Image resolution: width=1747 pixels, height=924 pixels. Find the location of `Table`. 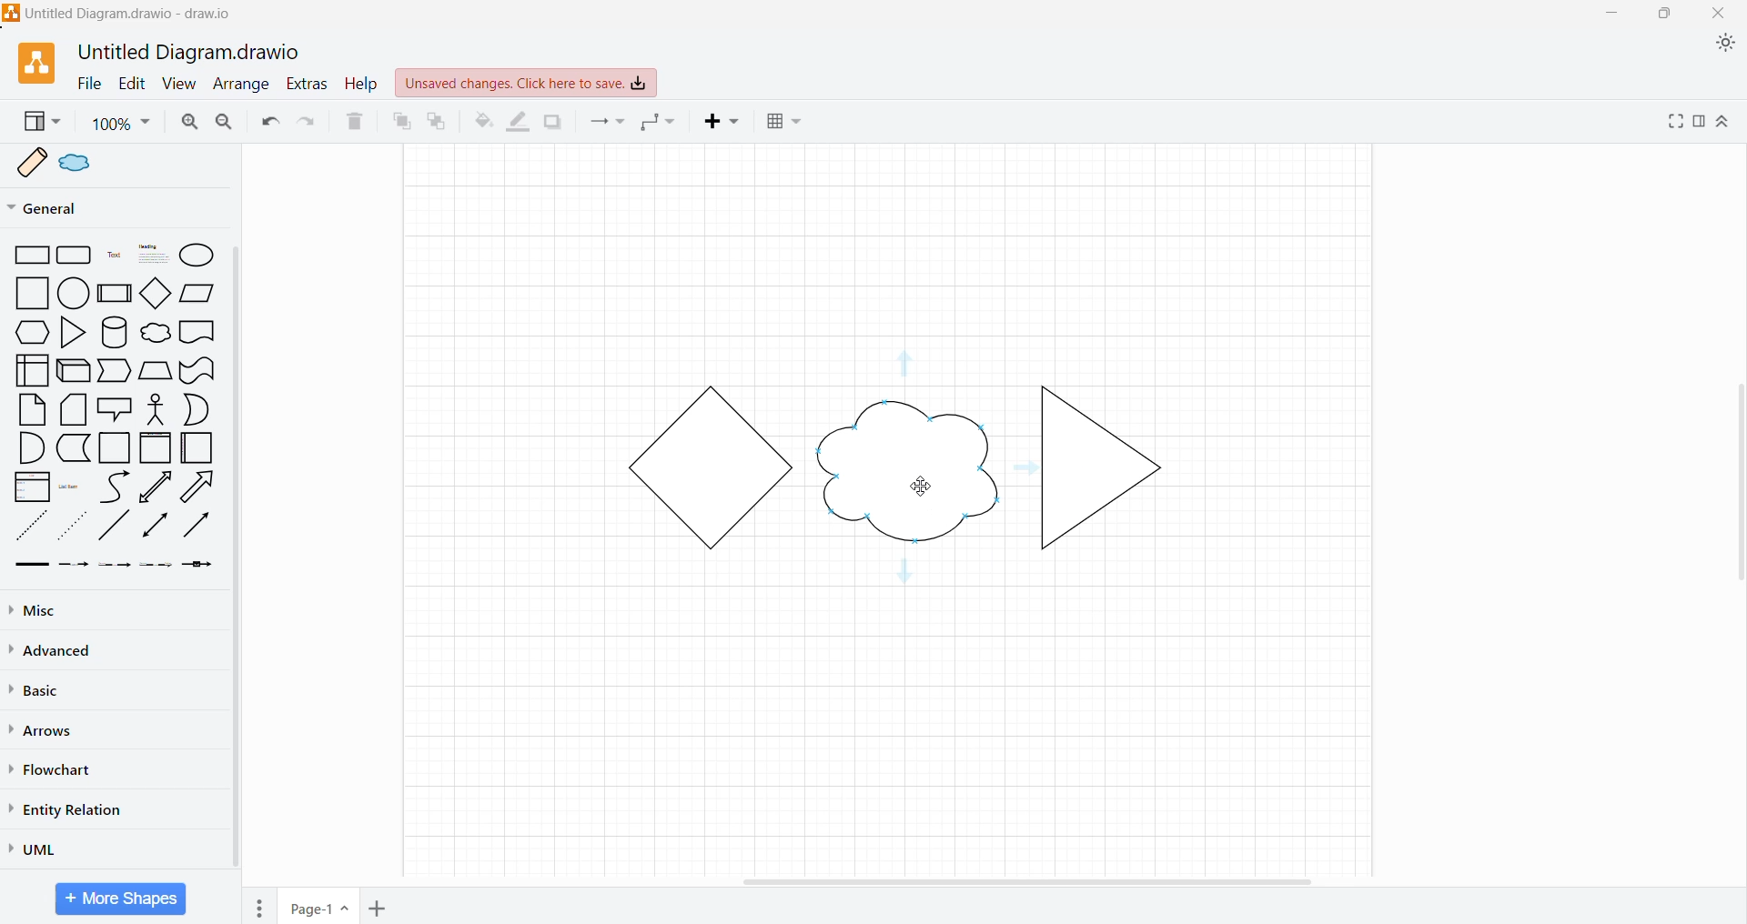

Table is located at coordinates (787, 123).